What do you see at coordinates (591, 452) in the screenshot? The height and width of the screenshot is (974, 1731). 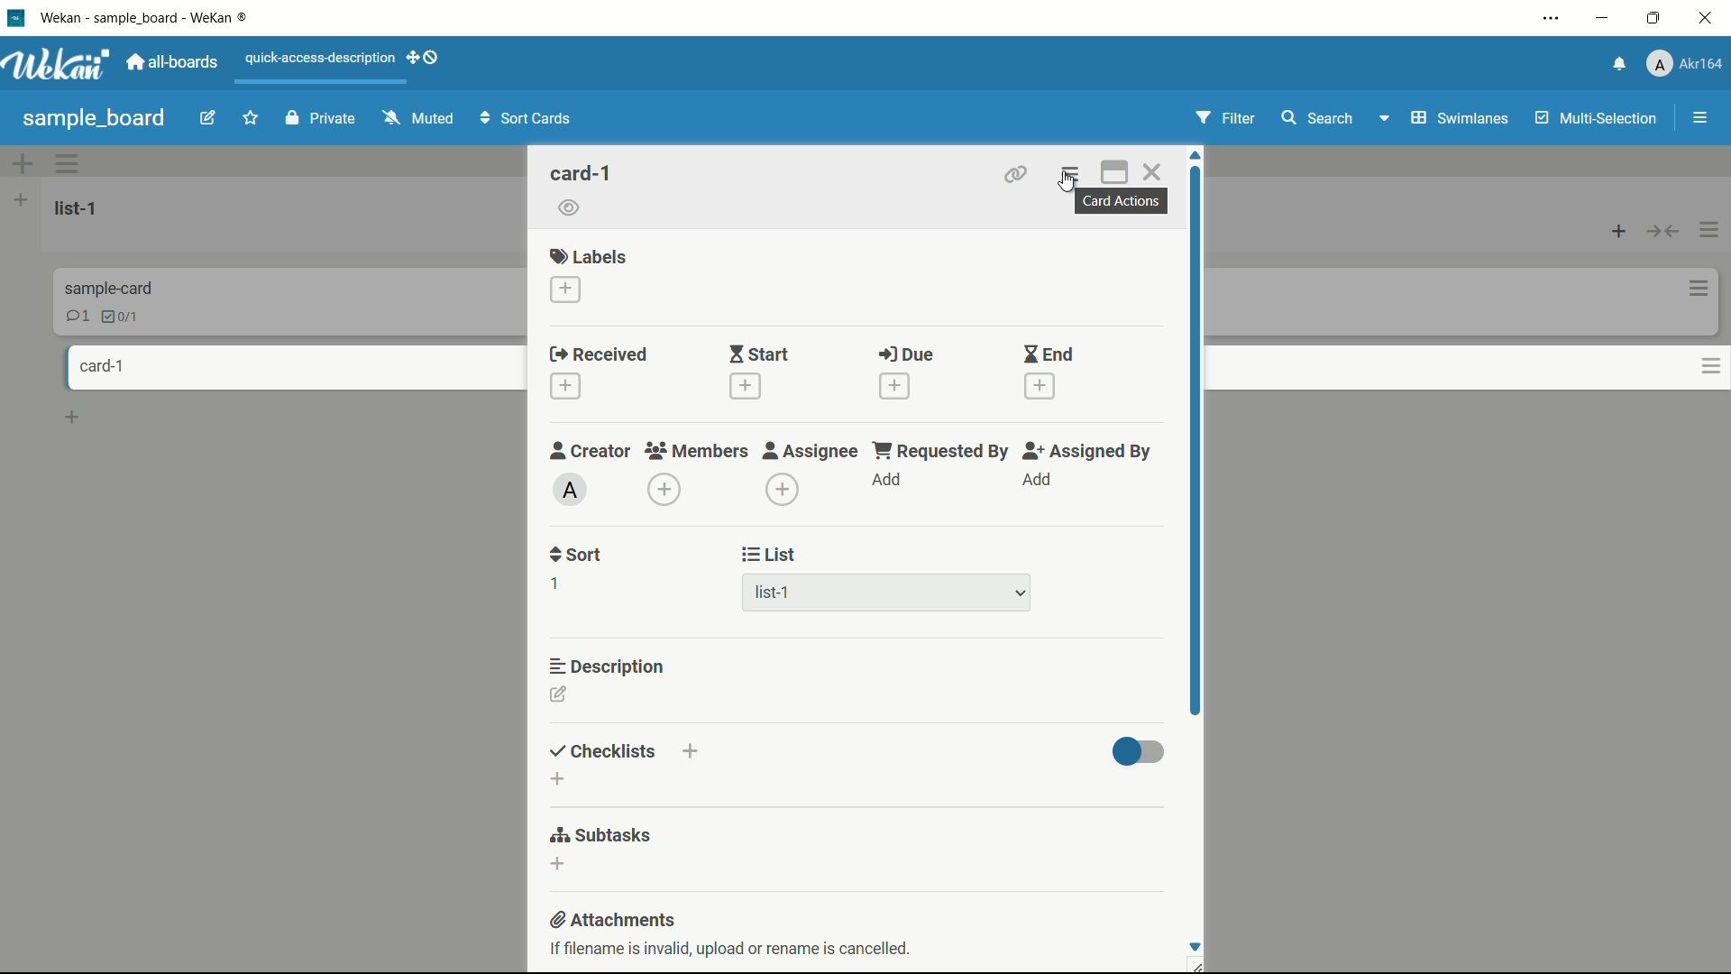 I see `creator` at bounding box center [591, 452].